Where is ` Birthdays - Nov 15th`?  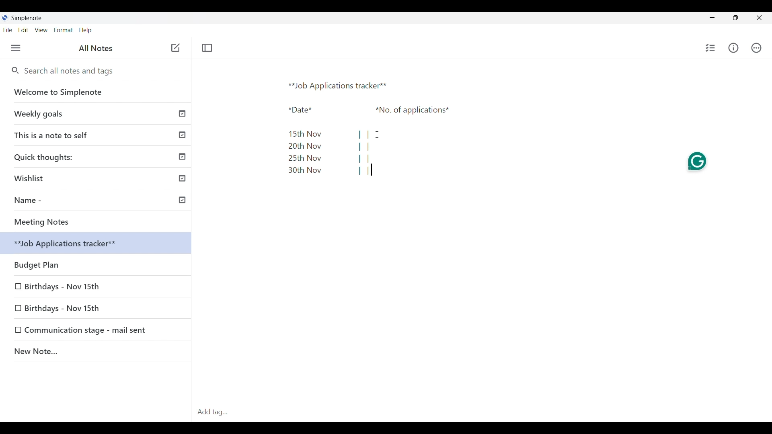  Birthdays - Nov 15th is located at coordinates (96, 263).